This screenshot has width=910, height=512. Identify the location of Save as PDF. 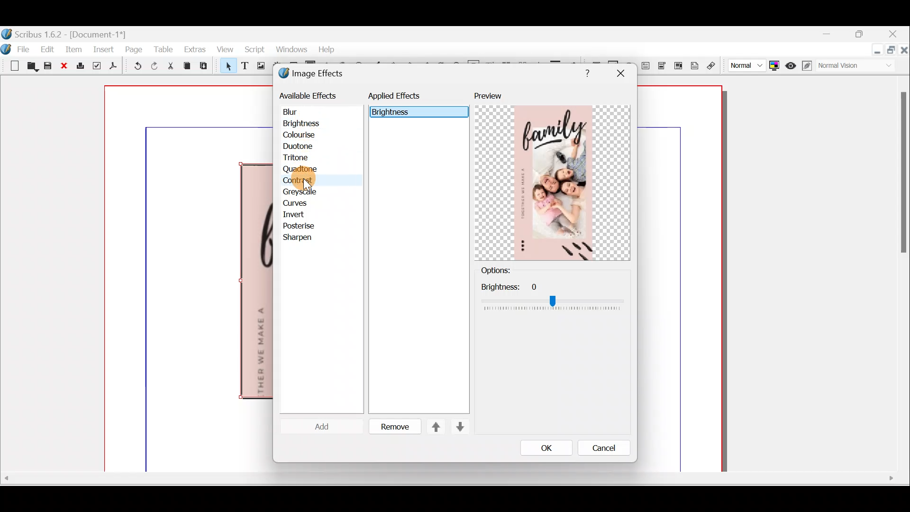
(112, 67).